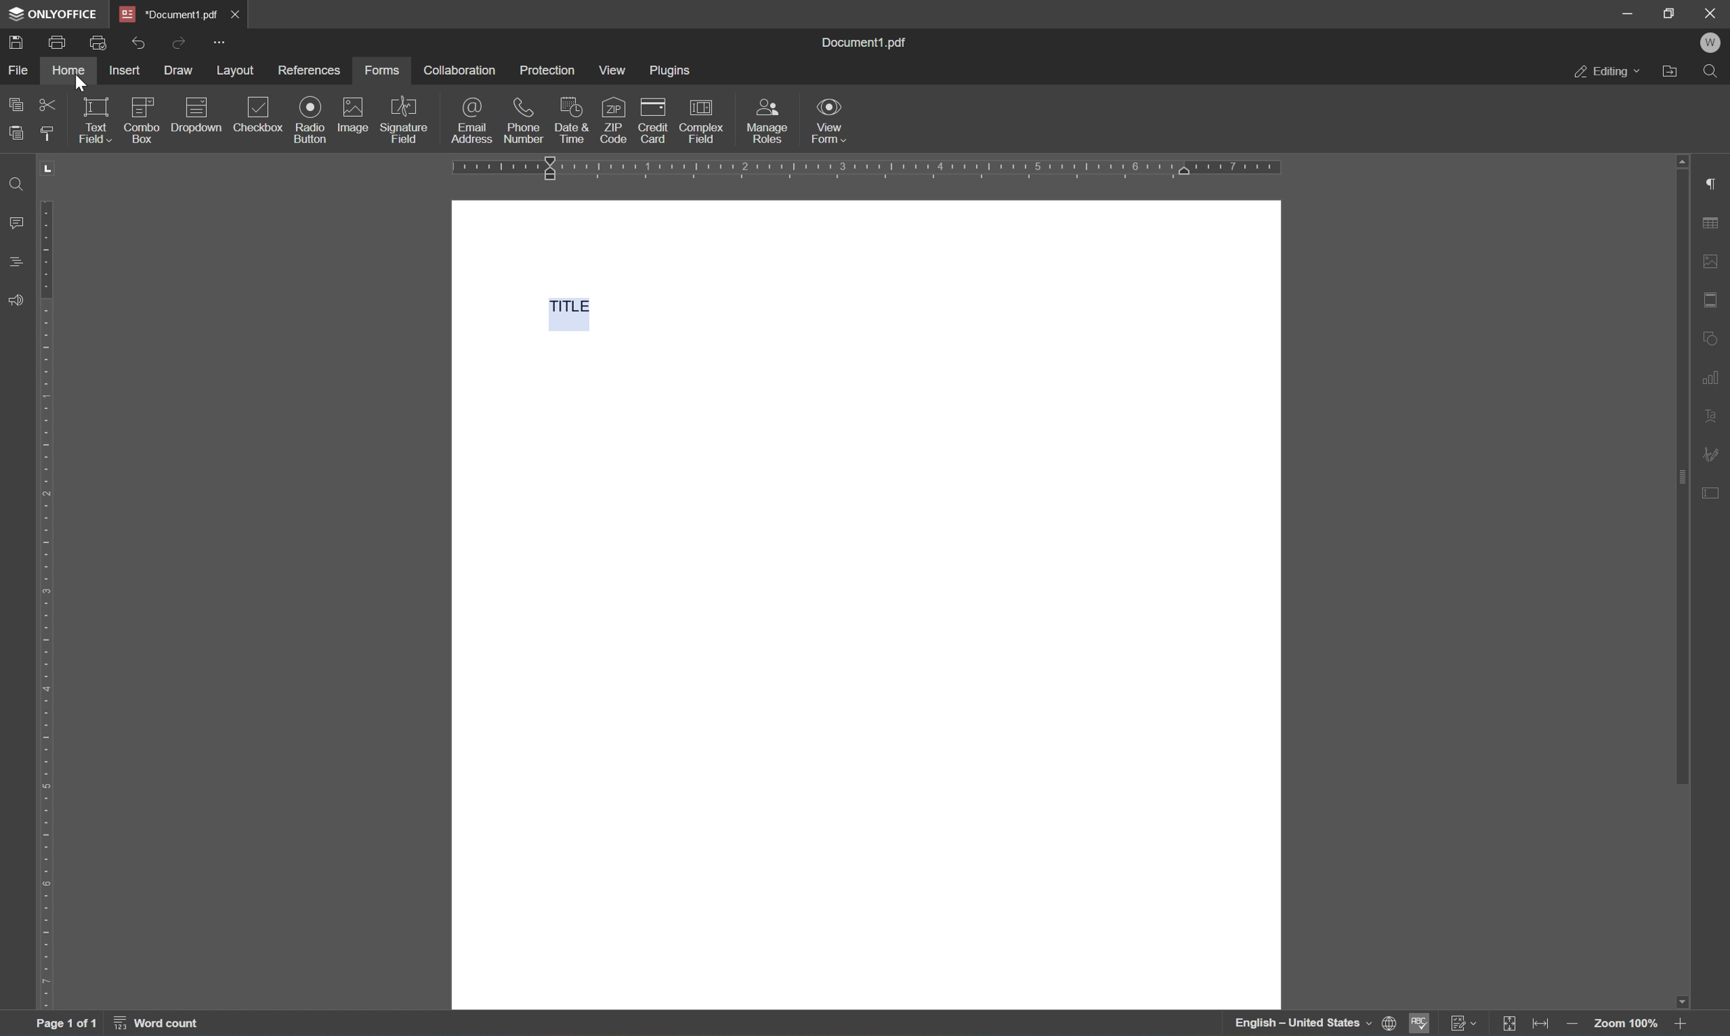 This screenshot has width=1730, height=1036. What do you see at coordinates (865, 168) in the screenshot?
I see `ruler` at bounding box center [865, 168].